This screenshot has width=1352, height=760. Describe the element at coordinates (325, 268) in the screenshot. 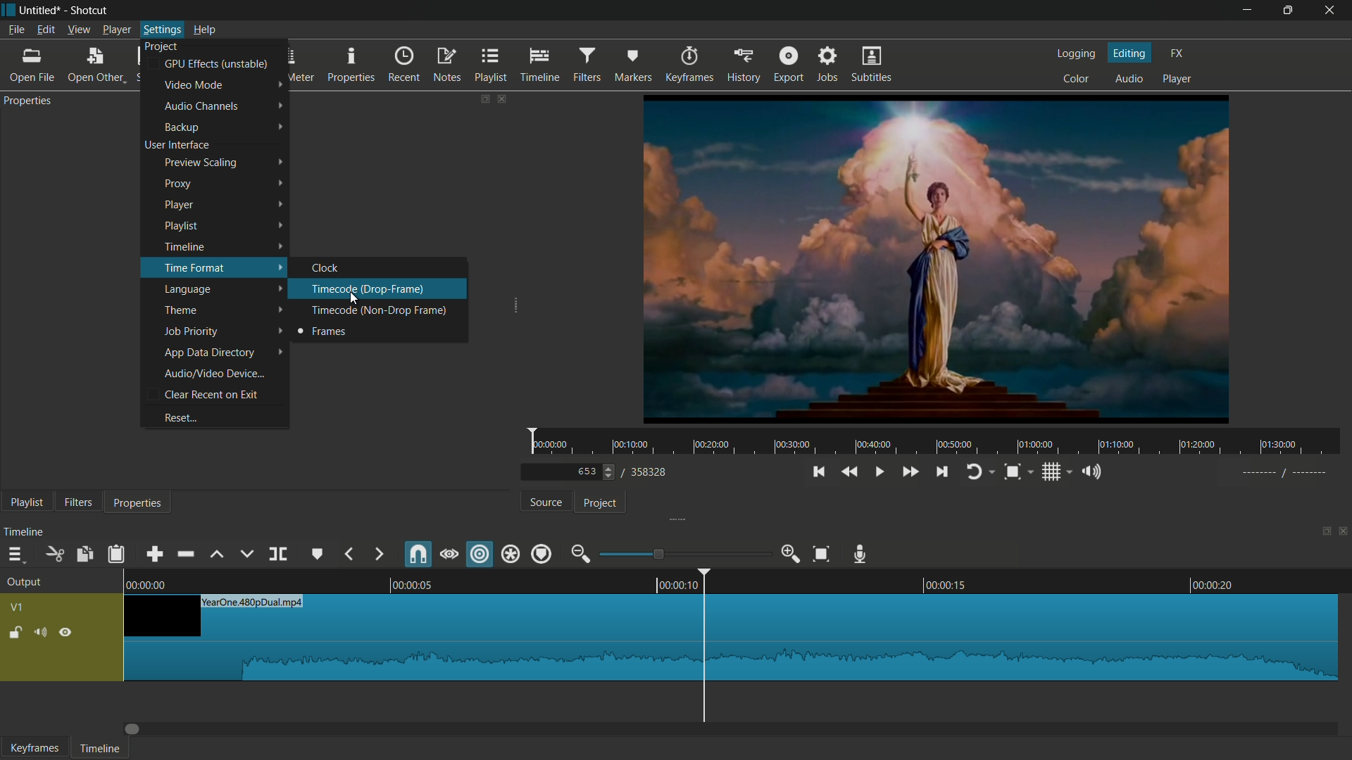

I see `clock` at that location.